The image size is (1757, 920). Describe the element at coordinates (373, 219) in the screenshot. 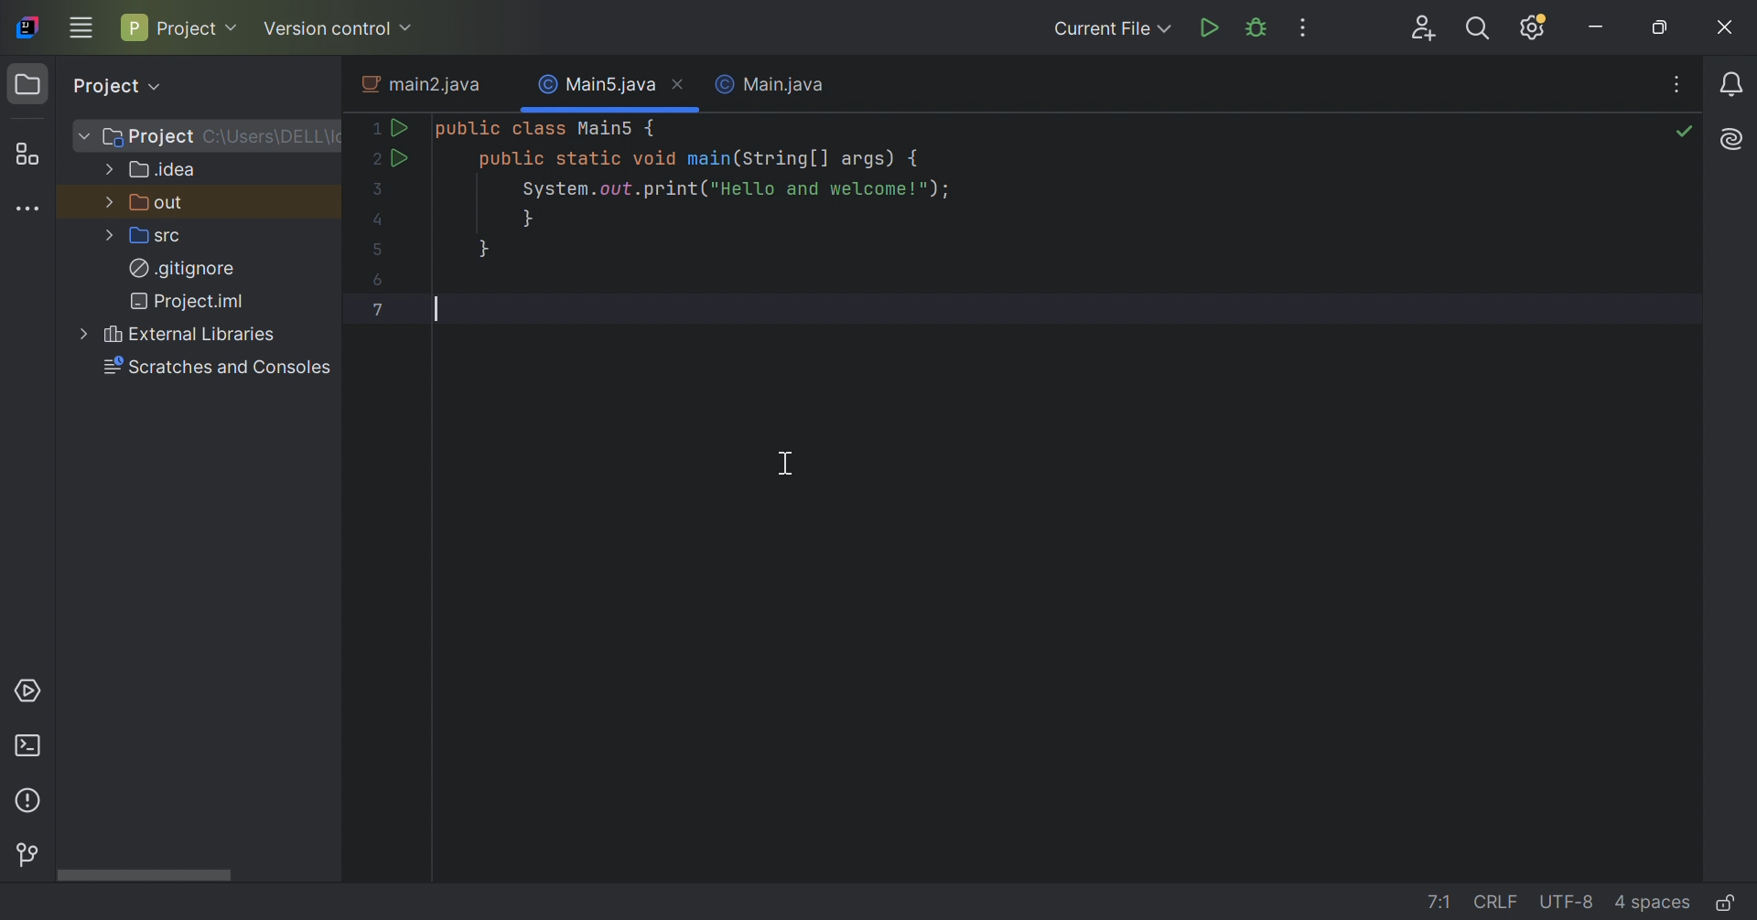

I see `4` at that location.